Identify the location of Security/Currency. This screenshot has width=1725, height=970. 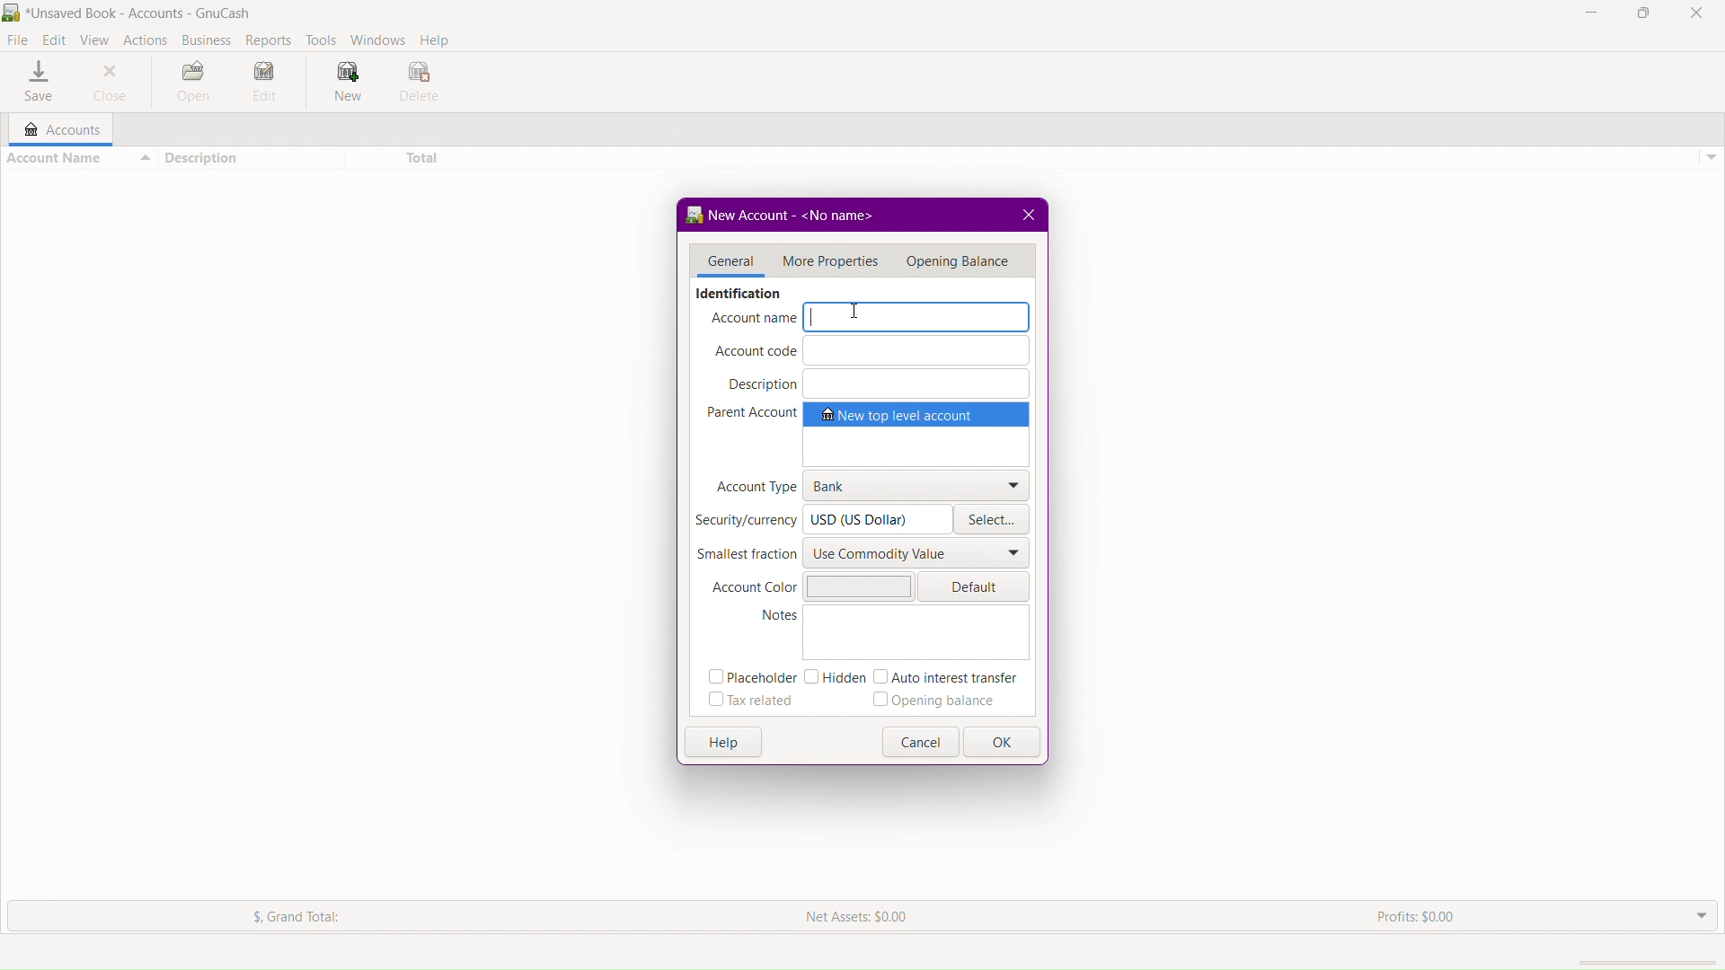
(821, 519).